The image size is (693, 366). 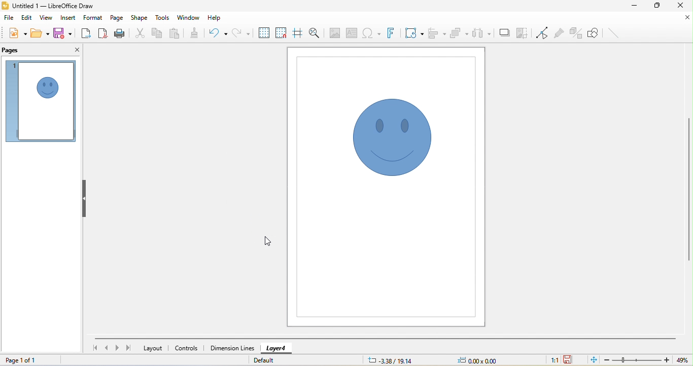 I want to click on helpline while moving, so click(x=297, y=33).